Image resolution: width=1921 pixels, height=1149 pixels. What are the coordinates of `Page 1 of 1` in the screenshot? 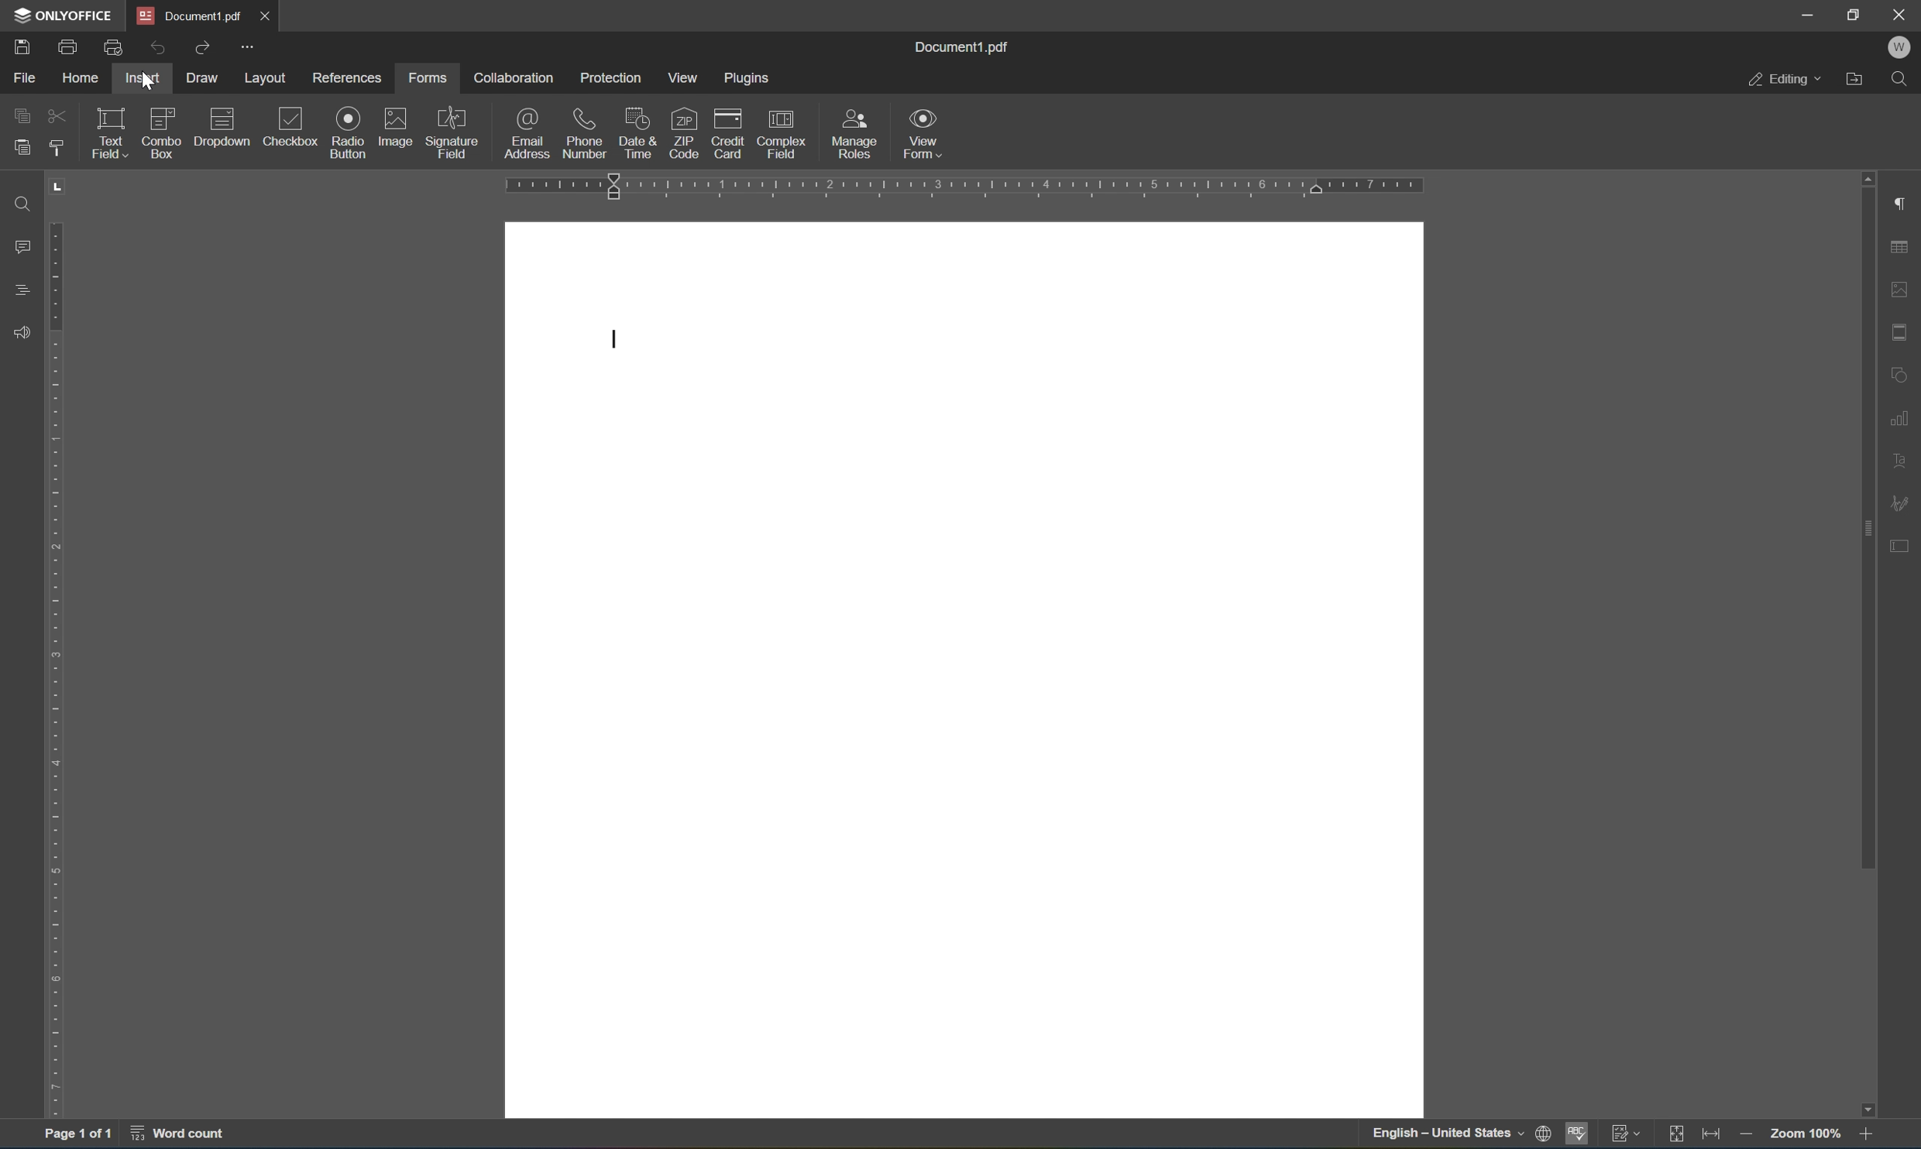 It's located at (78, 1136).